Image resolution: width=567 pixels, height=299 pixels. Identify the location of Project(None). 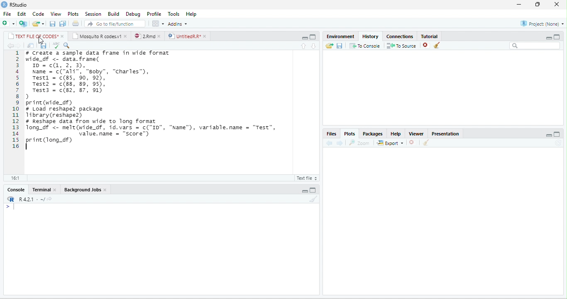
(542, 24).